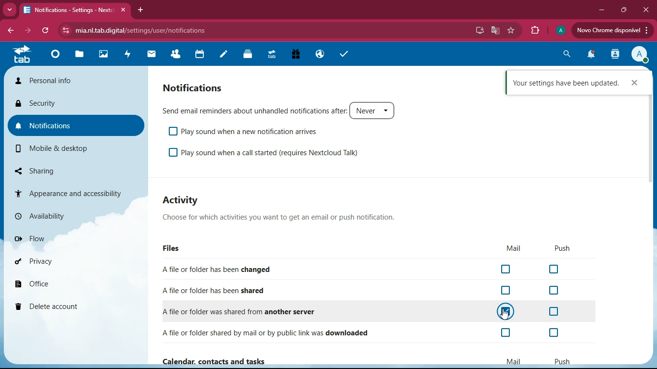  Describe the element at coordinates (562, 360) in the screenshot. I see `push` at that location.